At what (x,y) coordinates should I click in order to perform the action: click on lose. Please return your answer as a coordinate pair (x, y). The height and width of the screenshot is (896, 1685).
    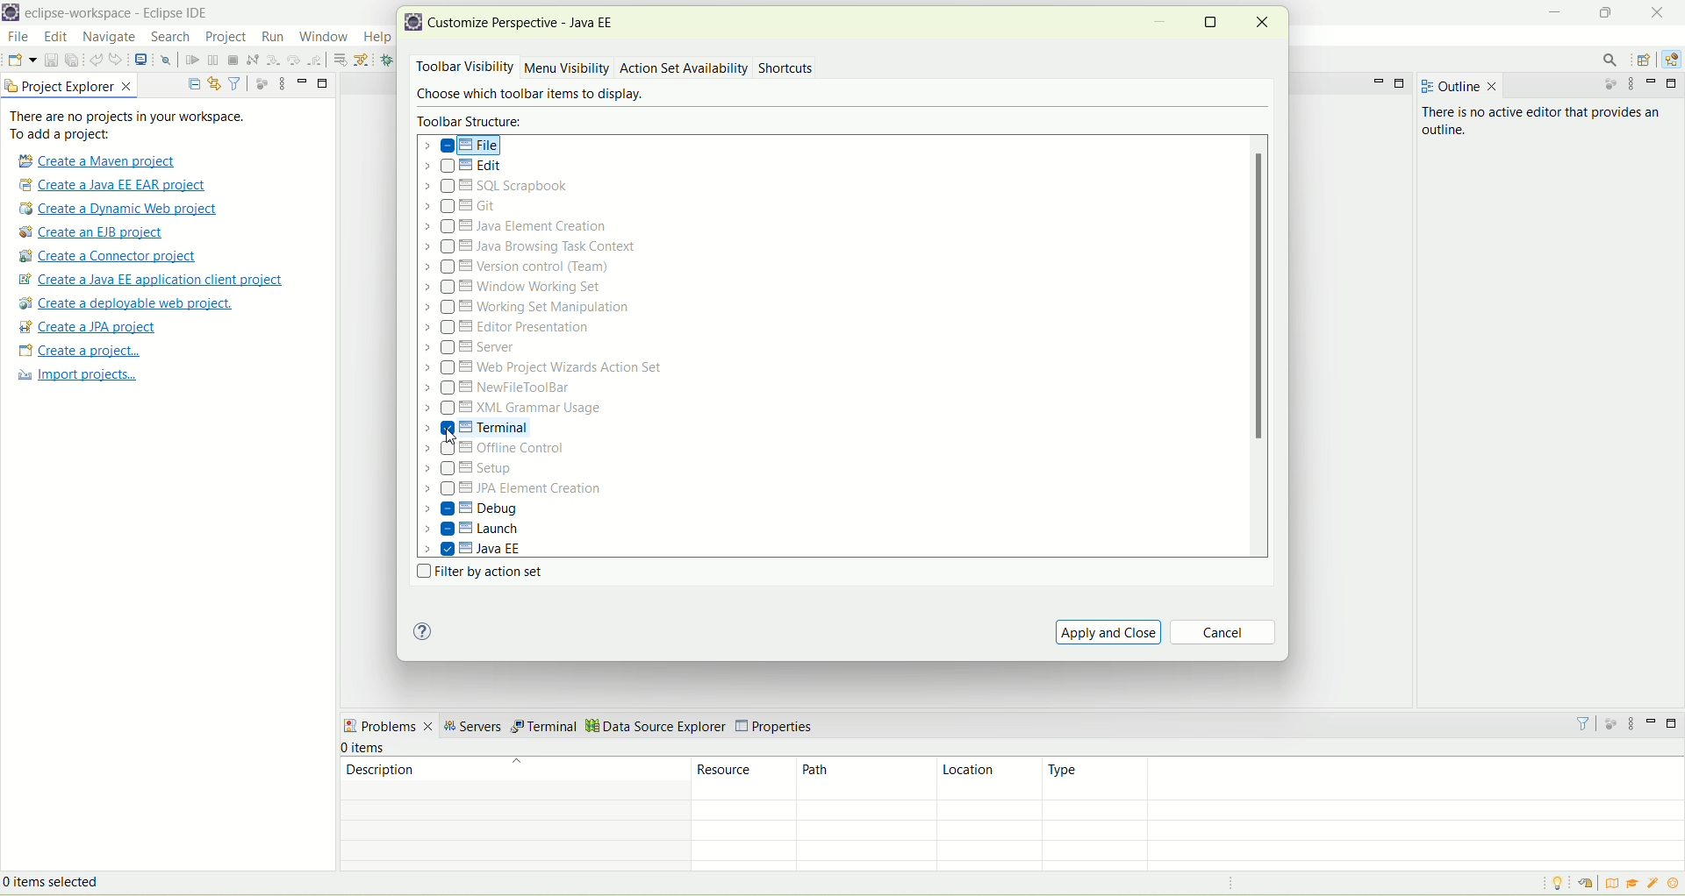
    Looking at the image, I should click on (1263, 21).